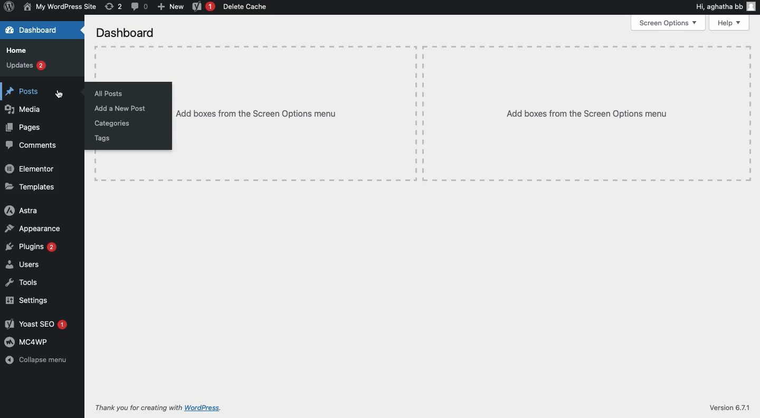 Image resolution: width=760 pixels, height=418 pixels. Describe the element at coordinates (731, 23) in the screenshot. I see `Help` at that location.